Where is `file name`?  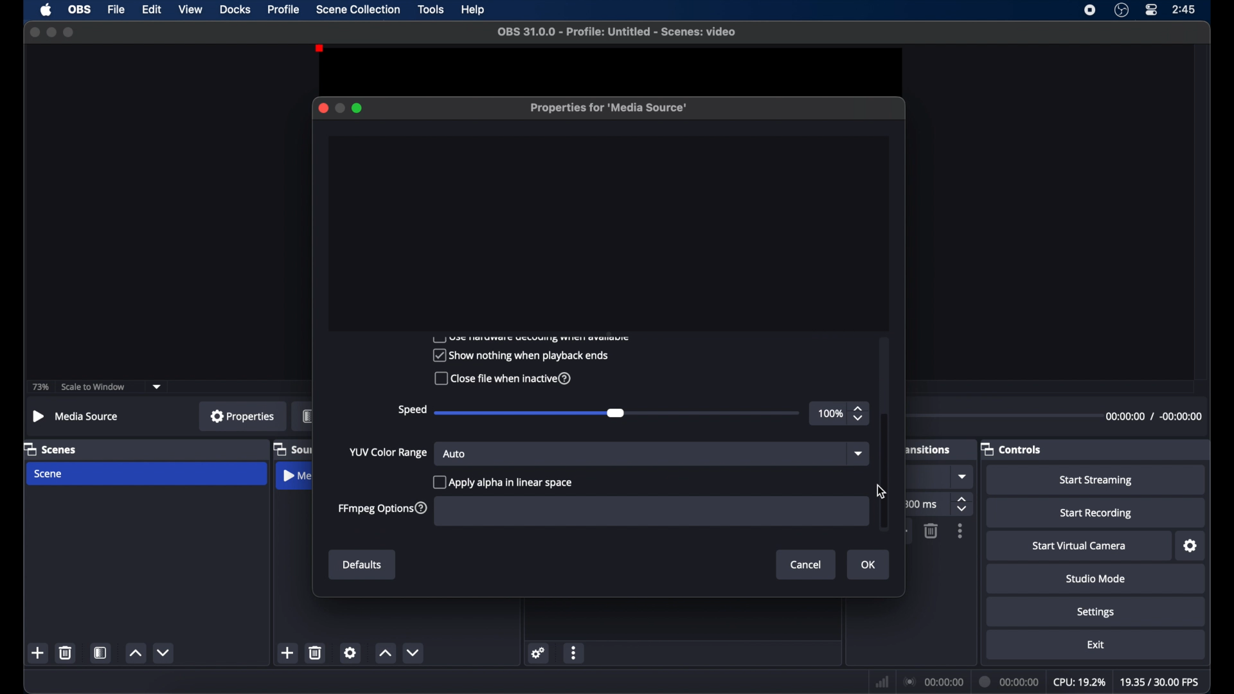
file name is located at coordinates (616, 31).